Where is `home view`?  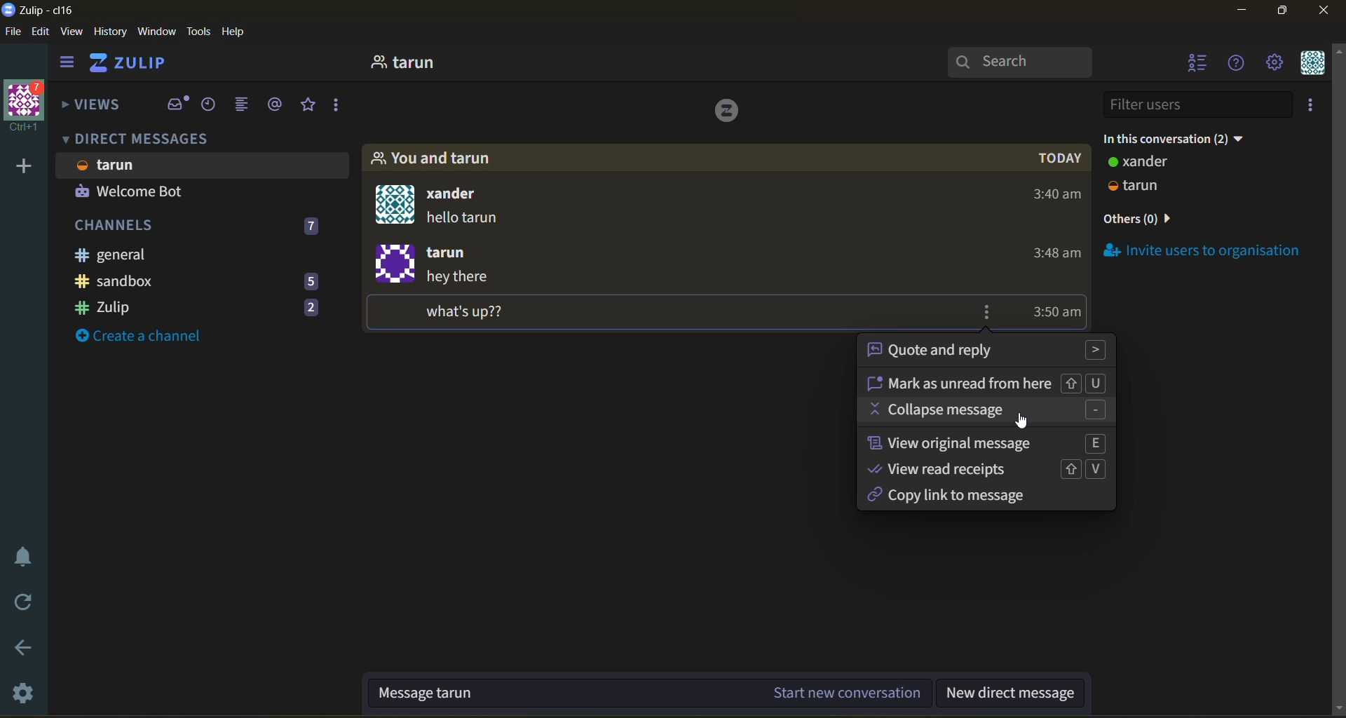
home view is located at coordinates (148, 64).